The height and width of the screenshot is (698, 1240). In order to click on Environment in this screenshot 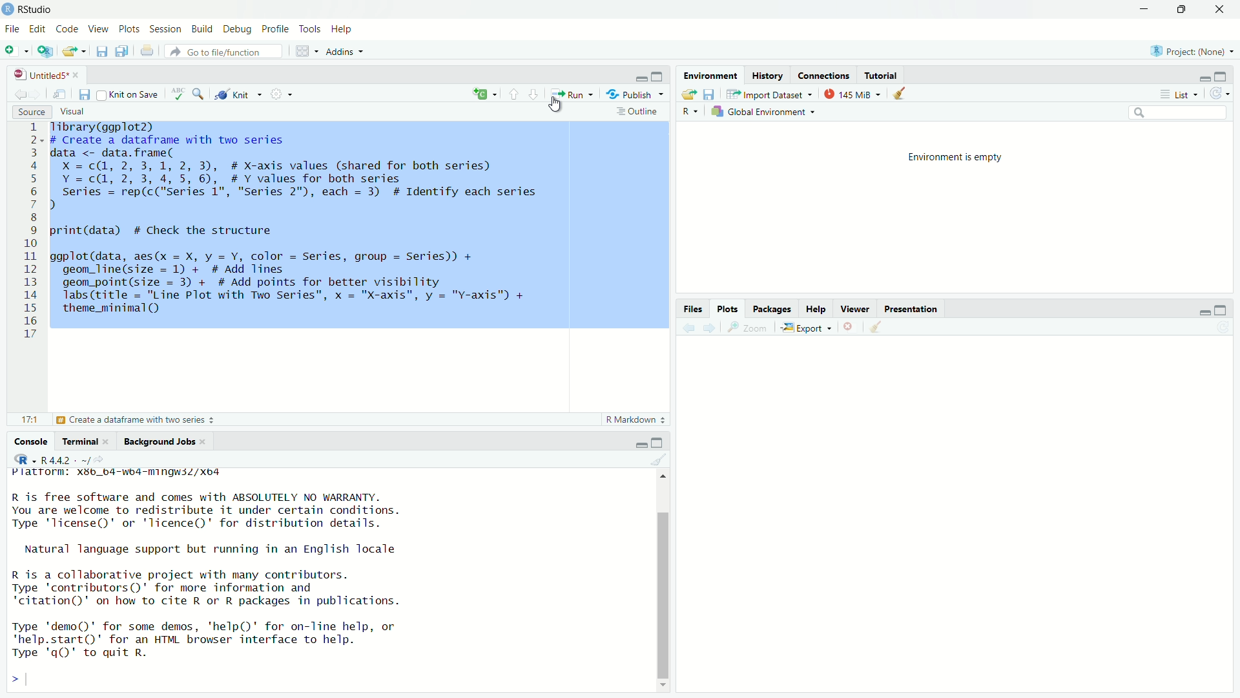, I will do `click(710, 74)`.